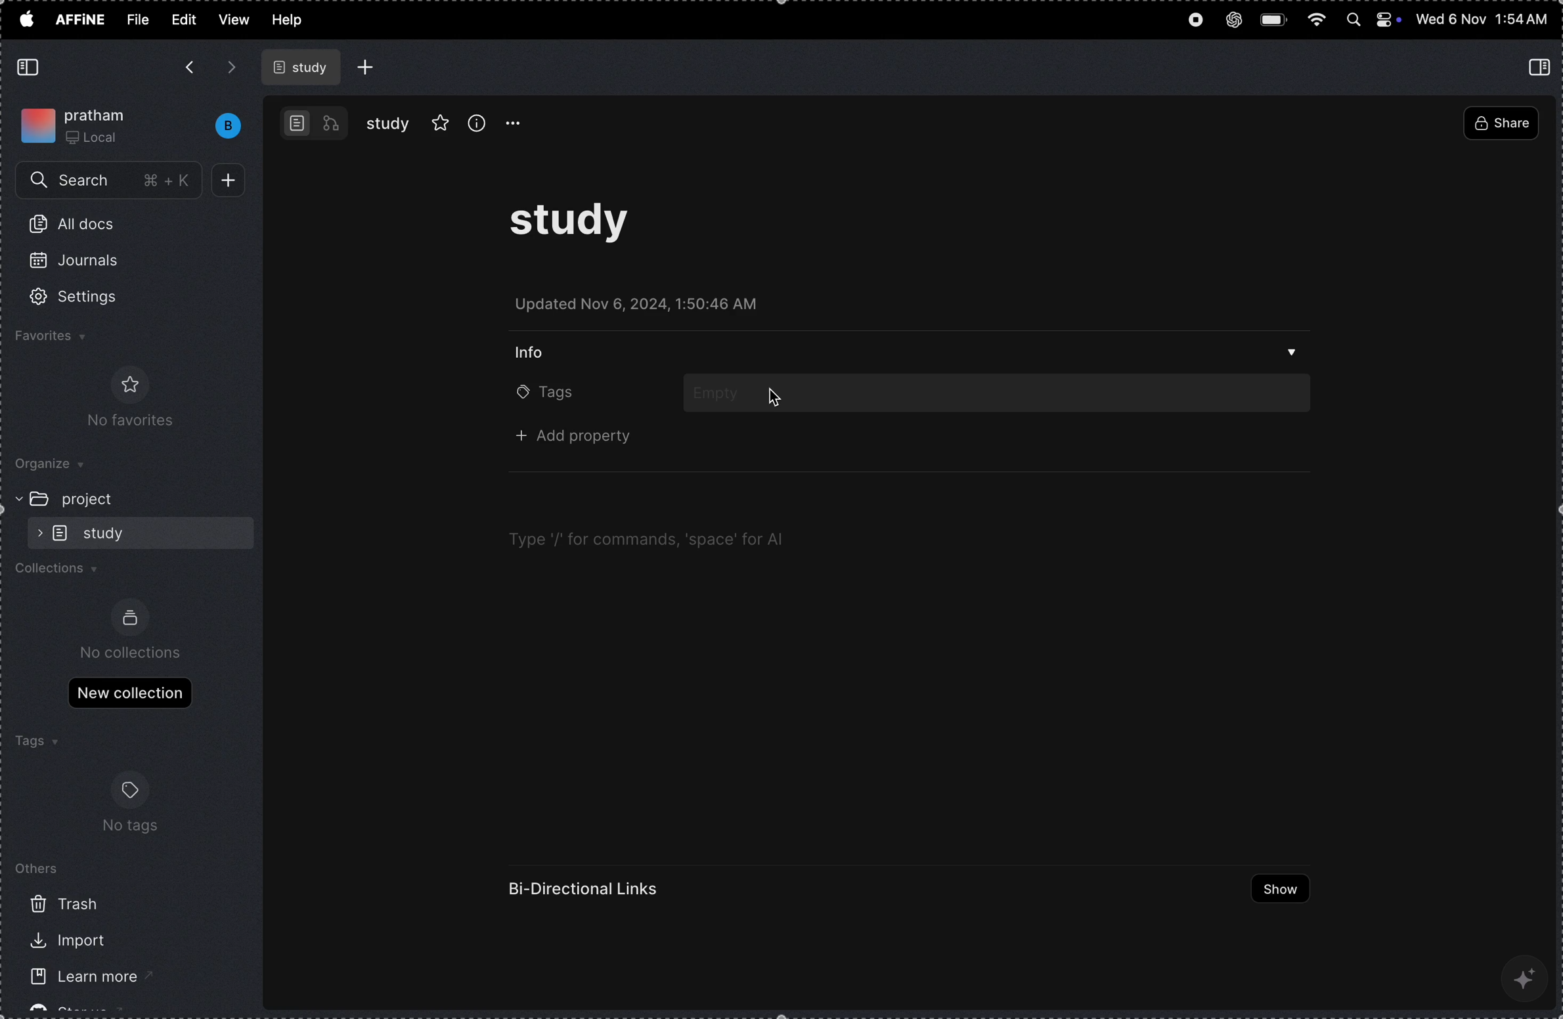 This screenshot has width=1563, height=1019. I want to click on chat gpt, so click(1233, 16).